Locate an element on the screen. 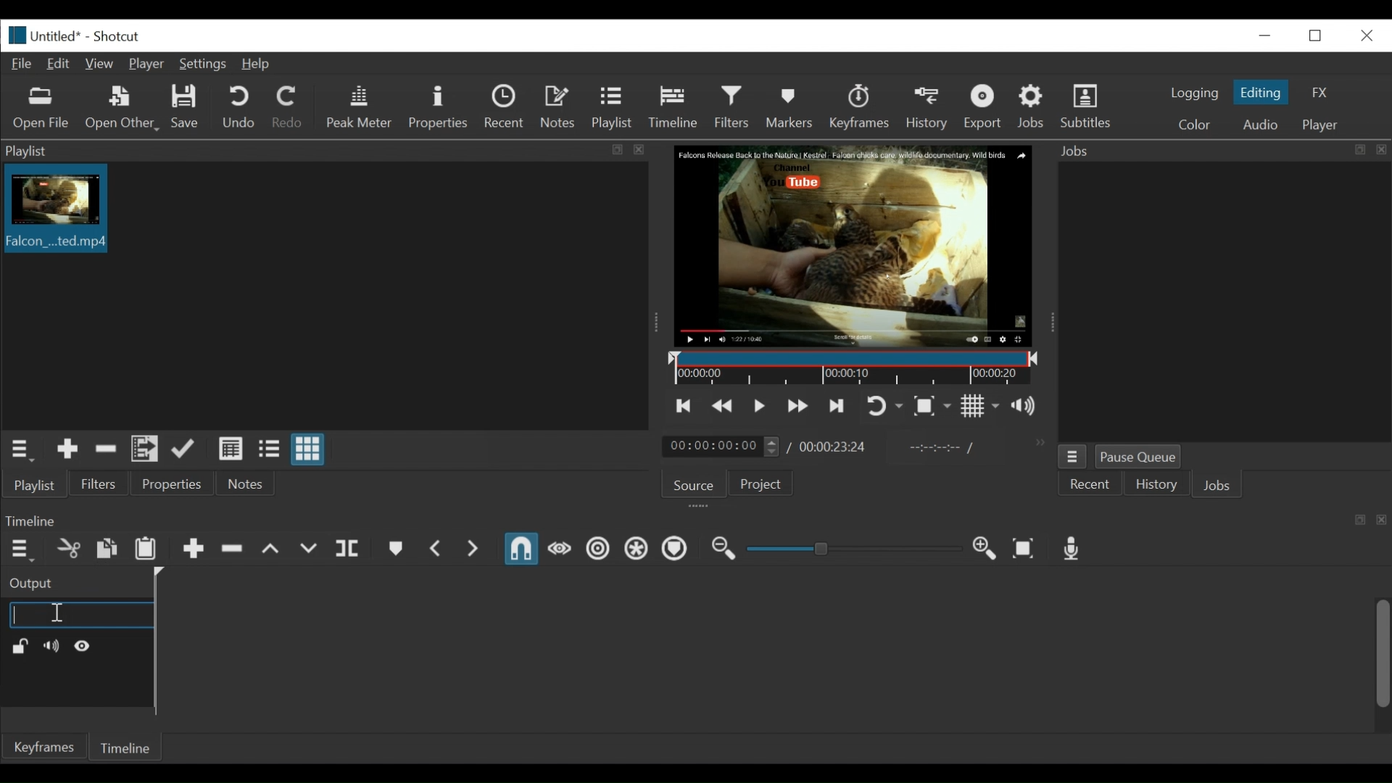  Video track name is located at coordinates (80, 616).